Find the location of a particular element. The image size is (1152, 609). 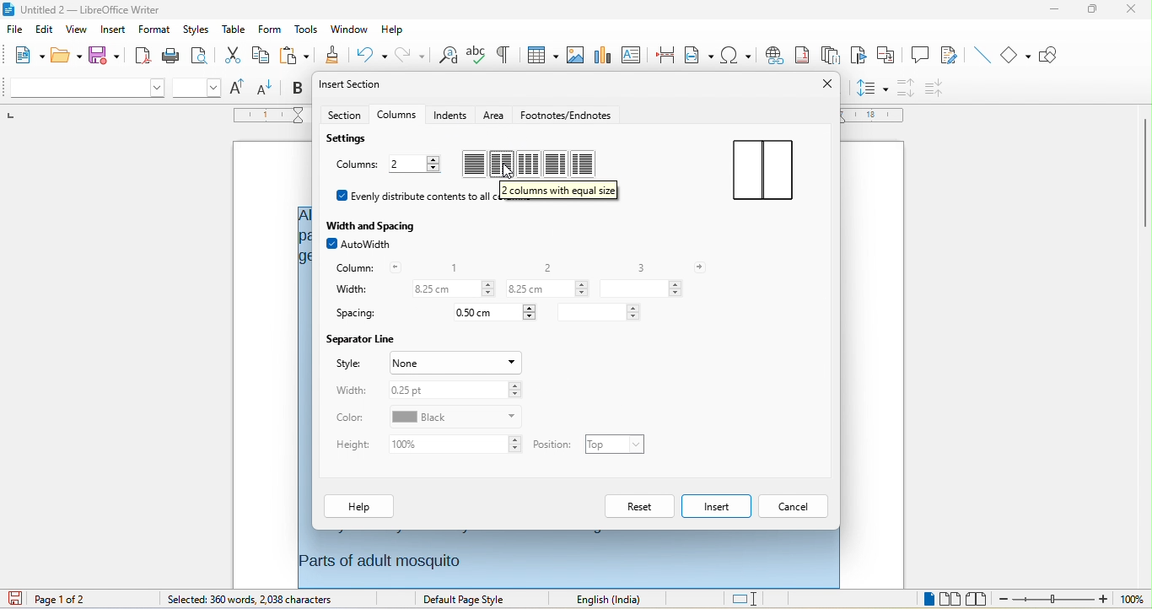

show track is located at coordinates (955, 56).